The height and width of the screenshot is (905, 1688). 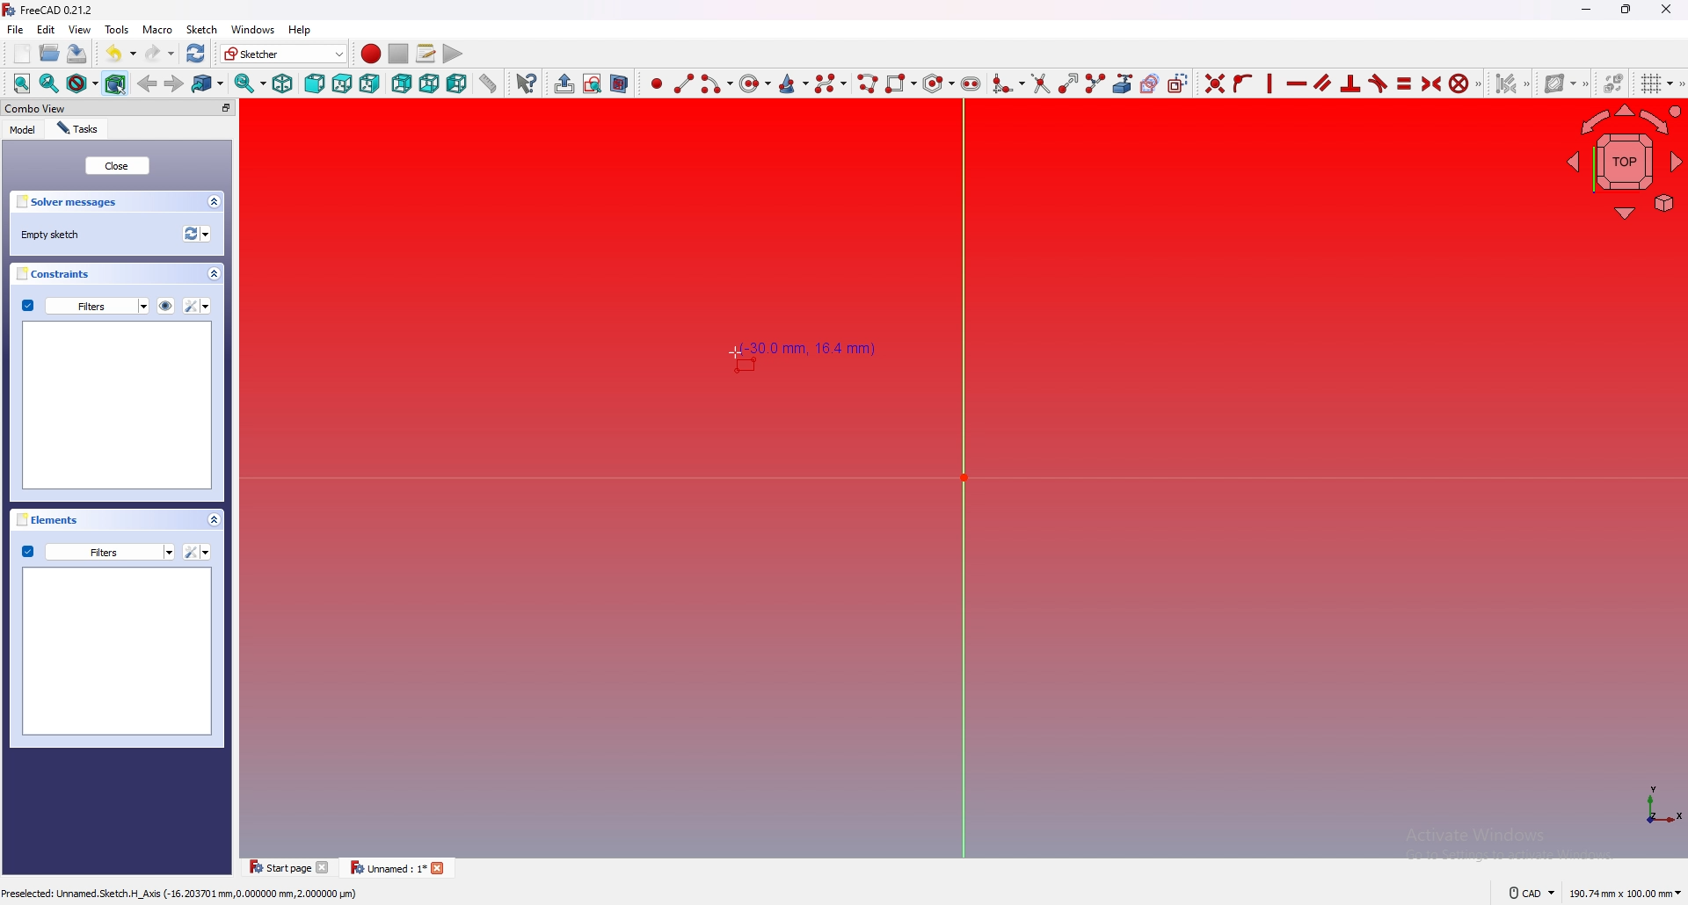 I want to click on isometric, so click(x=283, y=83).